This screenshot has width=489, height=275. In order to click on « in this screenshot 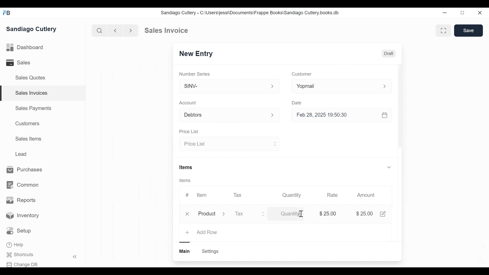, I will do `click(75, 257)`.